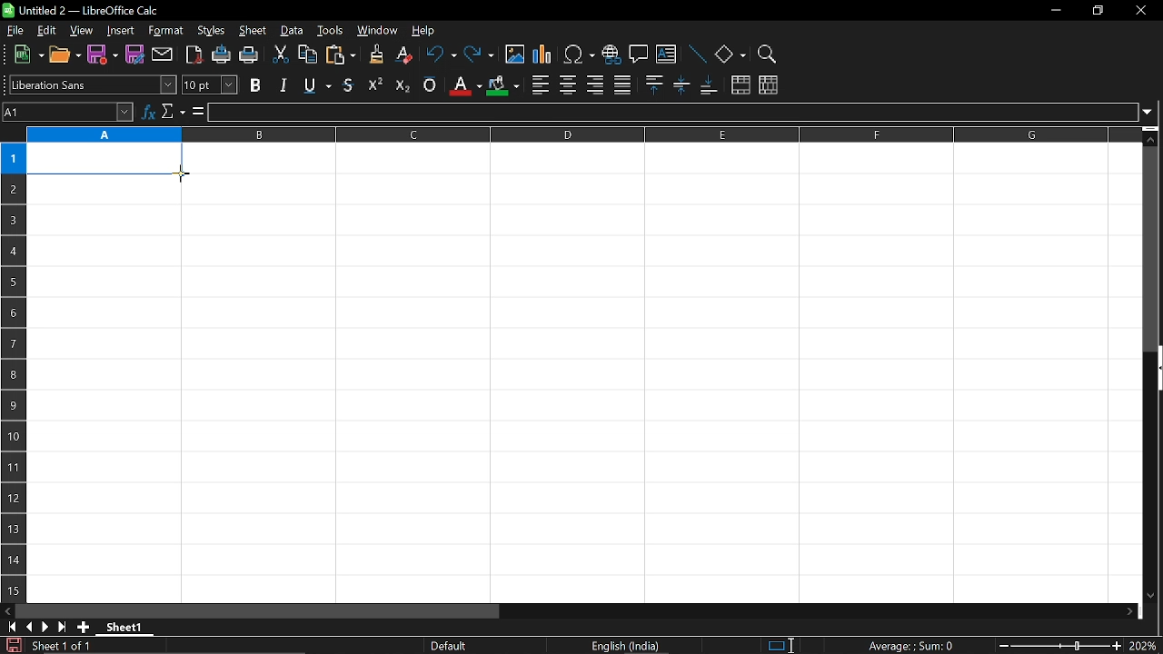  Describe the element at coordinates (44, 627) in the screenshot. I see `next sheet` at that location.